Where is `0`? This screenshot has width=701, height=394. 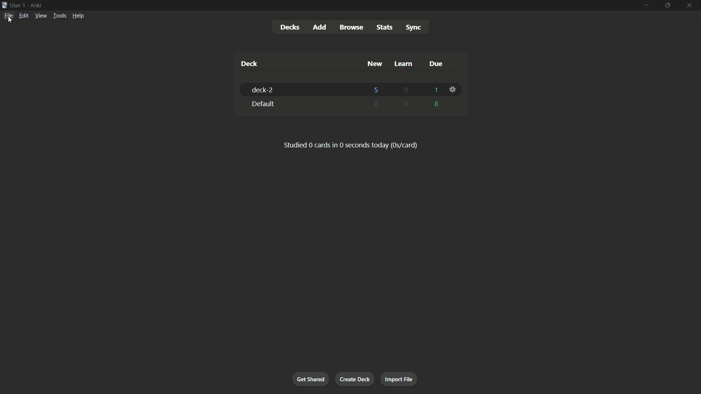 0 is located at coordinates (406, 104).